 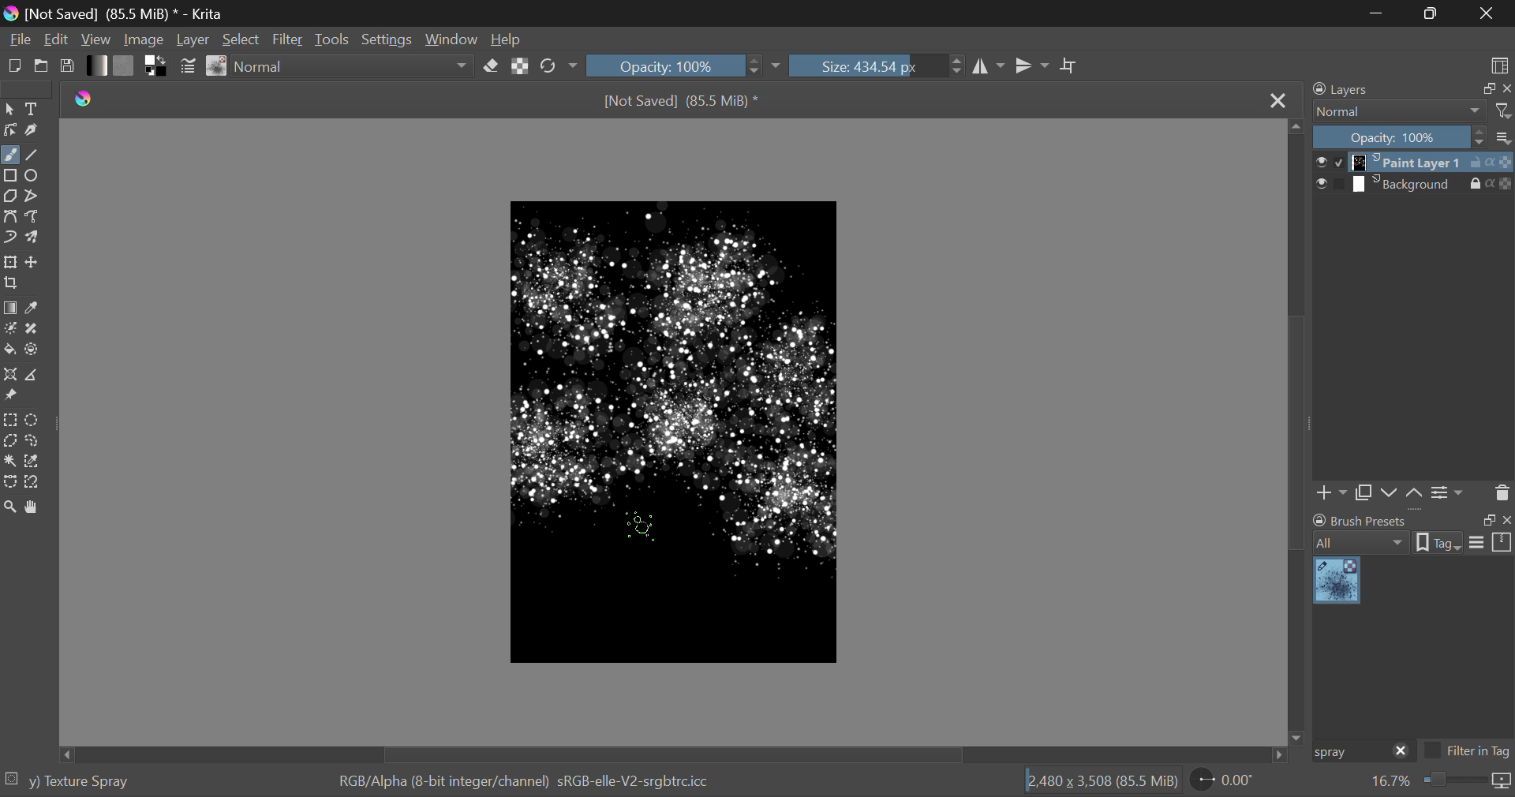 I want to click on layer 1, so click(x=1408, y=163).